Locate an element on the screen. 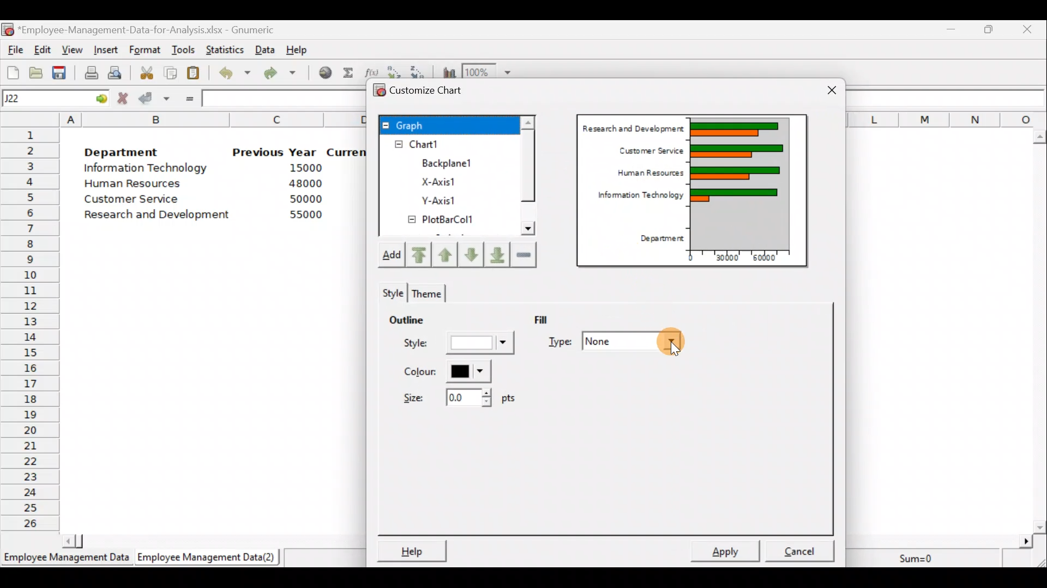 The width and height of the screenshot is (1047, 588). Enter formula is located at coordinates (188, 99).